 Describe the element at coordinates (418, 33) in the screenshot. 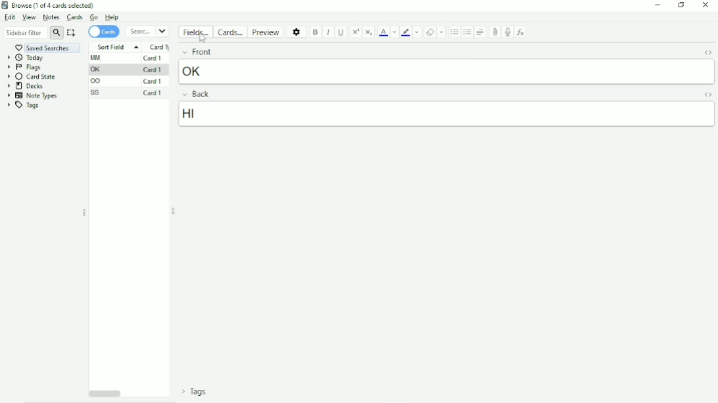

I see `Change color` at that location.